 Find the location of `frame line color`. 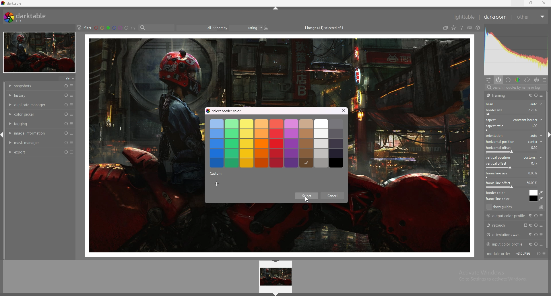

frame line color is located at coordinates (533, 199).